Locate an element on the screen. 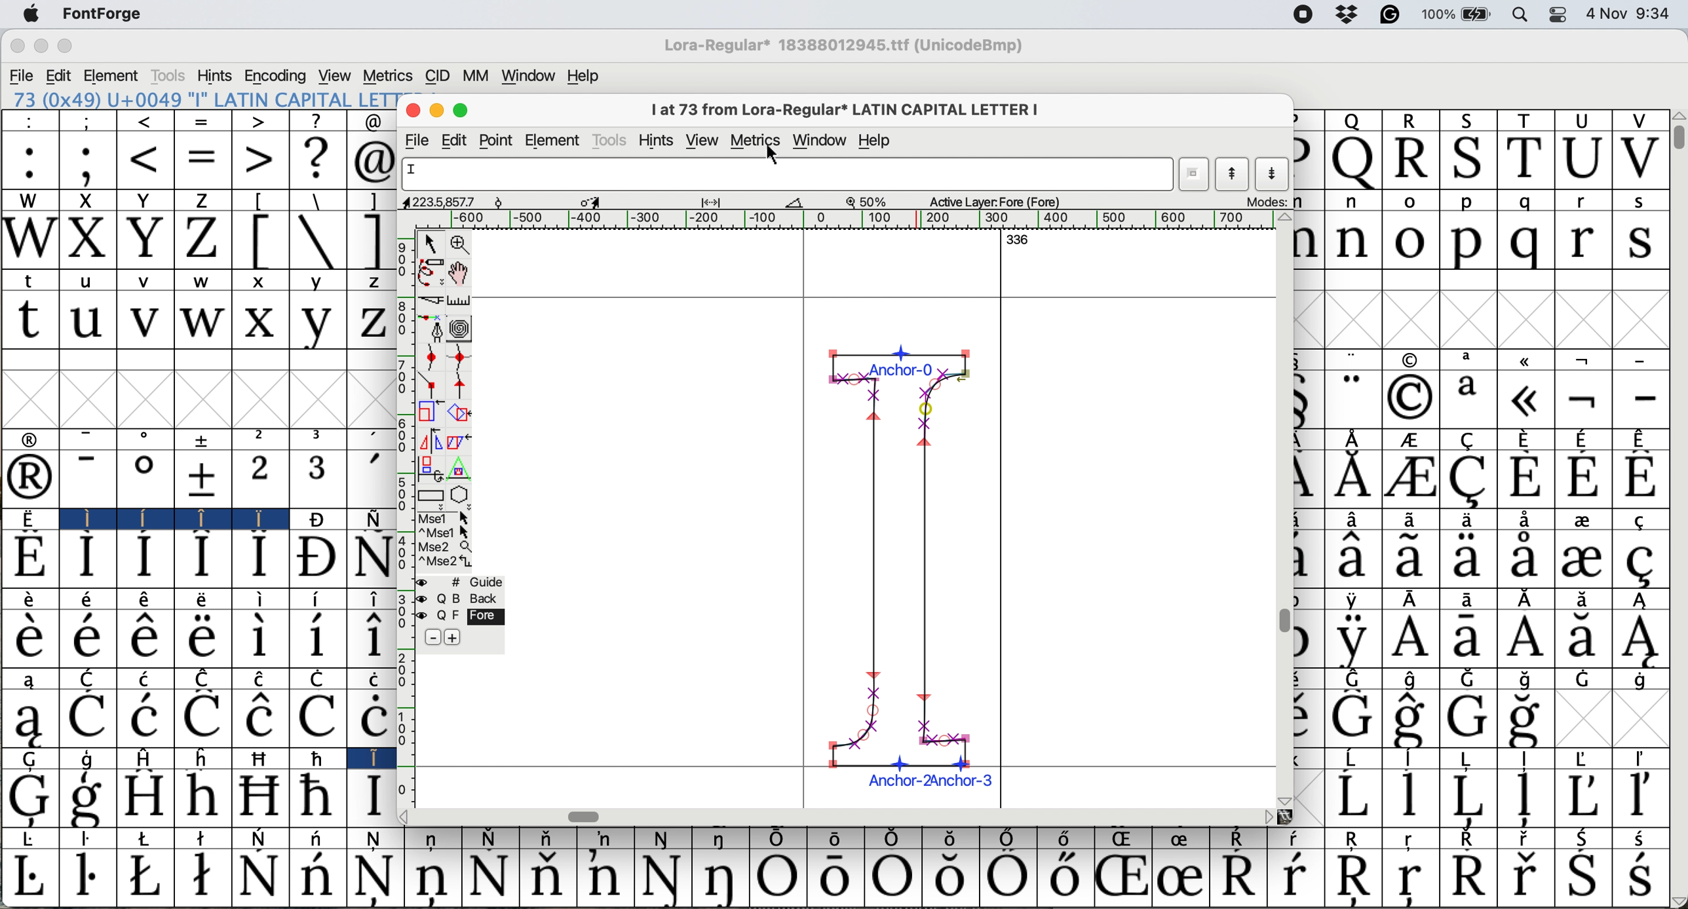 This screenshot has height=909, width=1688. Symbol is located at coordinates (1525, 640).